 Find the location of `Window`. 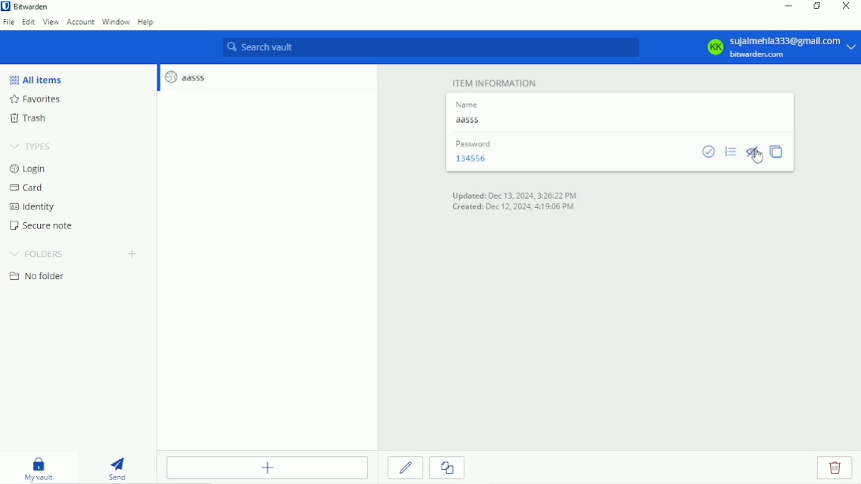

Window is located at coordinates (116, 22).